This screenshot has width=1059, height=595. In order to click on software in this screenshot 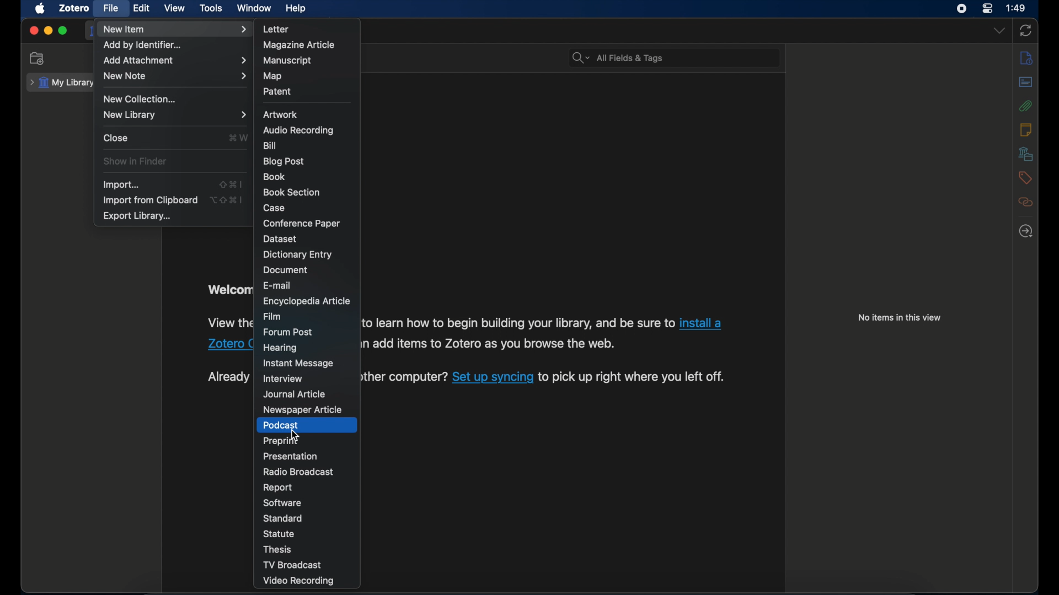, I will do `click(282, 502)`.